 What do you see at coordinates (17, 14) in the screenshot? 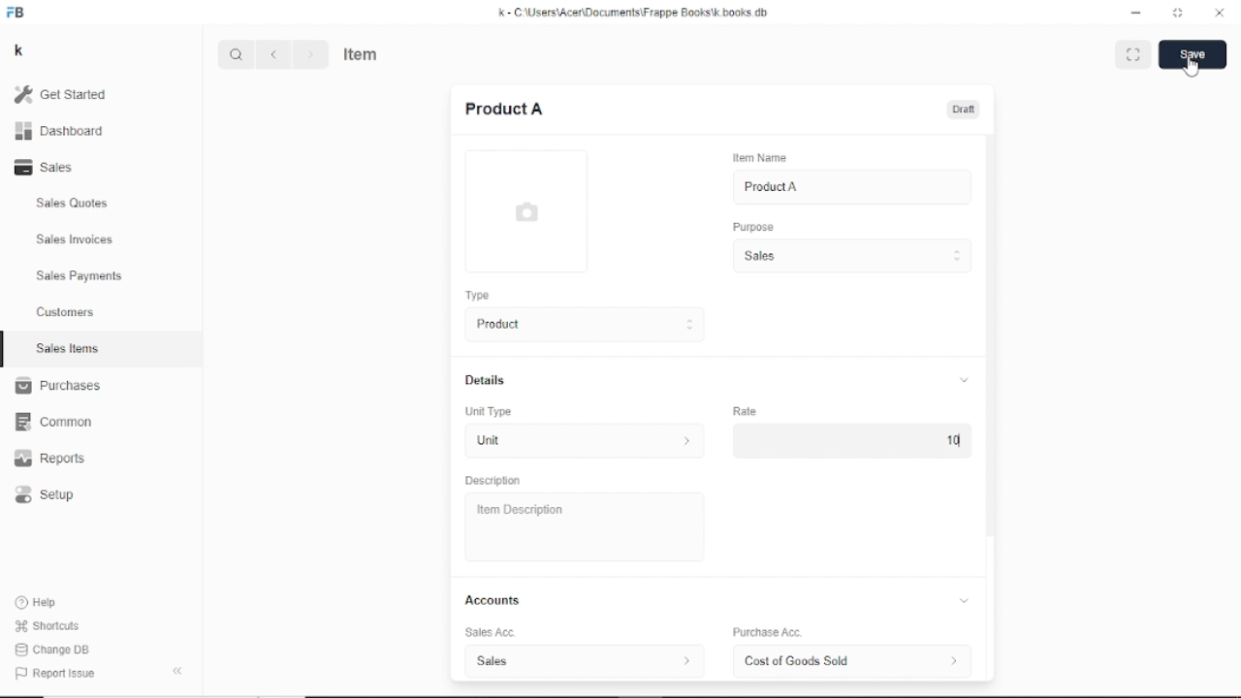
I see `FB` at bounding box center [17, 14].